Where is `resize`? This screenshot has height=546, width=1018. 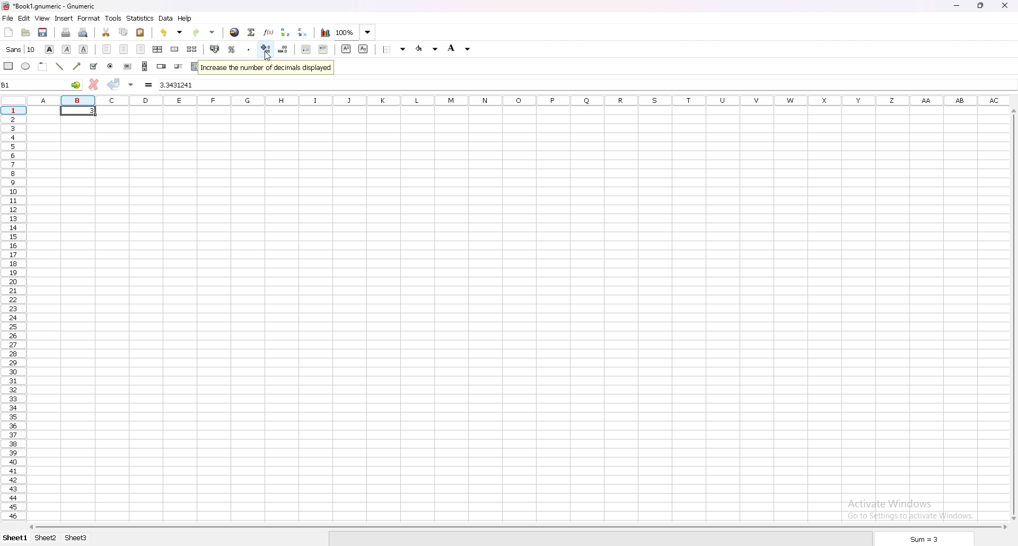
resize is located at coordinates (982, 5).